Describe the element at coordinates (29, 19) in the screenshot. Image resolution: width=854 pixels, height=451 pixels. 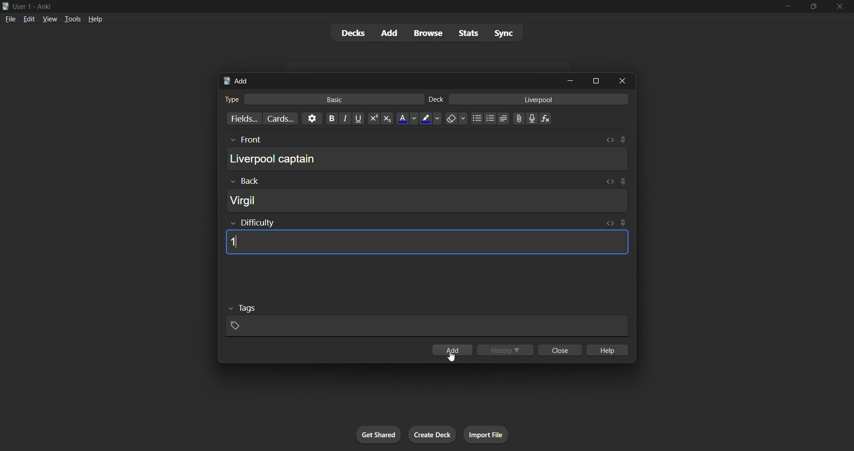
I see `edit` at that location.